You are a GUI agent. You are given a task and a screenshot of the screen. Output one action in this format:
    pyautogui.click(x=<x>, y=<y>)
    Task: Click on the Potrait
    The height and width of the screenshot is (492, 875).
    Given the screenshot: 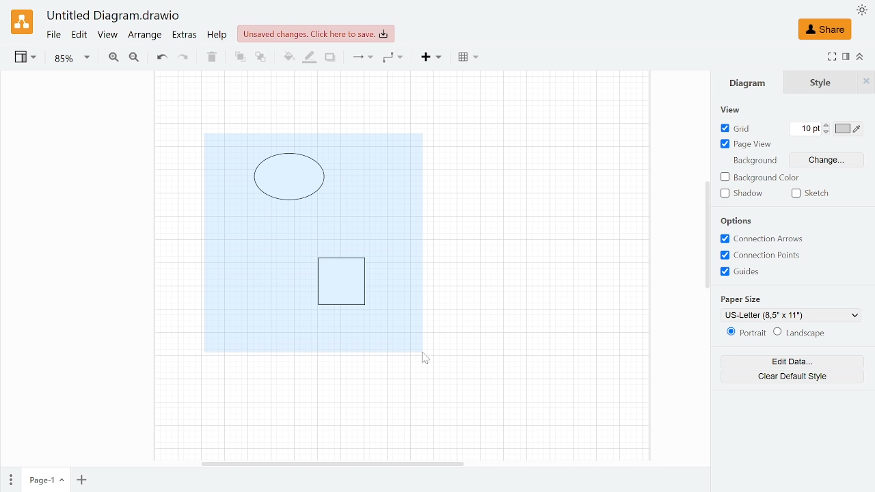 What is the action you would take?
    pyautogui.click(x=744, y=333)
    